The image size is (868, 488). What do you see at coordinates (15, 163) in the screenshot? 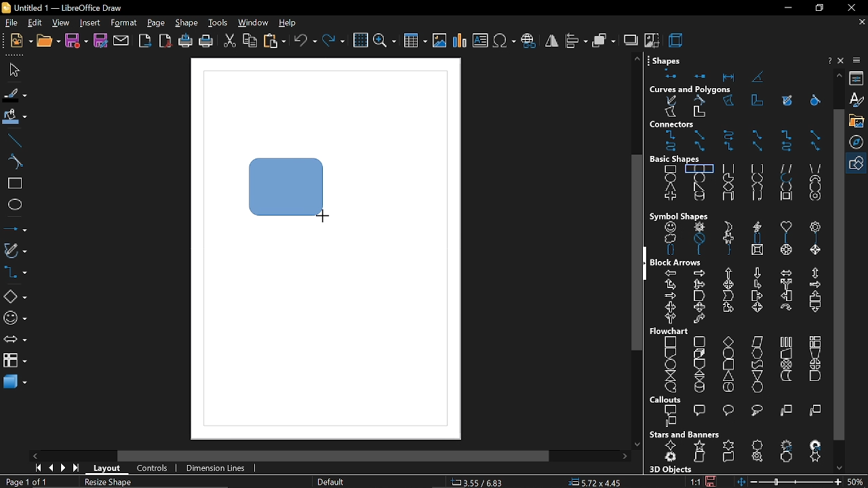
I see `curve` at bounding box center [15, 163].